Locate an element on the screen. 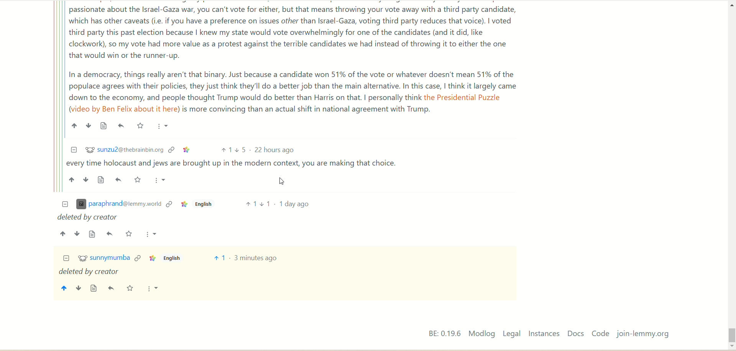 The width and height of the screenshot is (736, 351). Legal is located at coordinates (512, 333).